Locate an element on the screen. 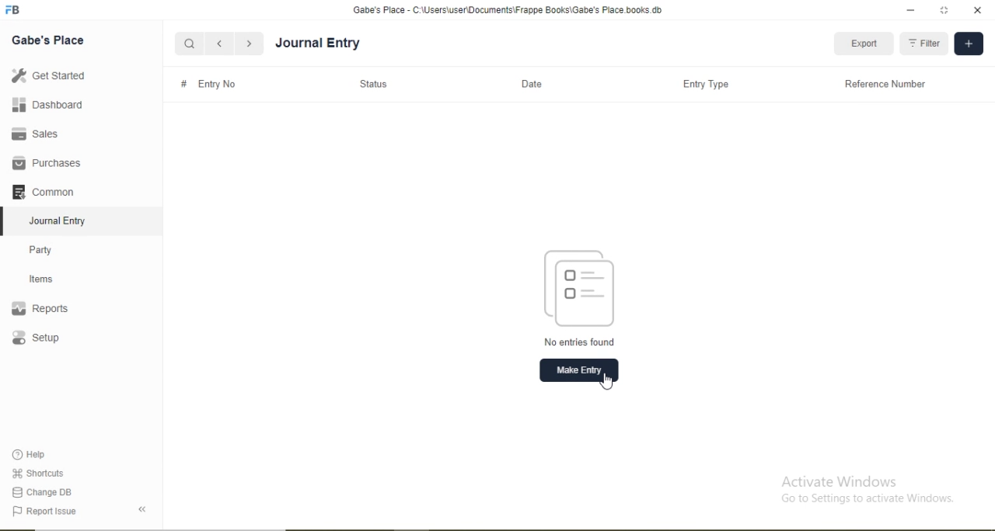 Image resolution: width=995 pixels, height=531 pixels. selected is located at coordinates (6, 220).